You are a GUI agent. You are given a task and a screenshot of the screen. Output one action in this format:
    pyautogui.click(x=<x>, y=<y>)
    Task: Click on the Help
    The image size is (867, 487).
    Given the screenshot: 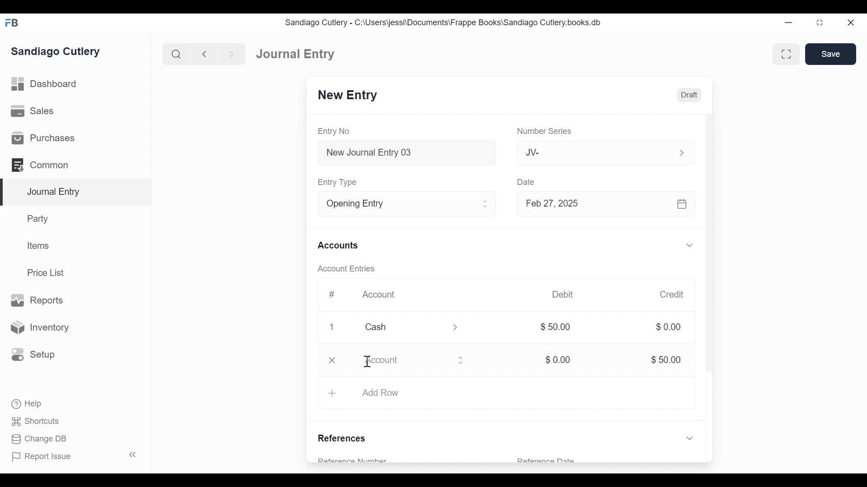 What is the action you would take?
    pyautogui.click(x=28, y=404)
    